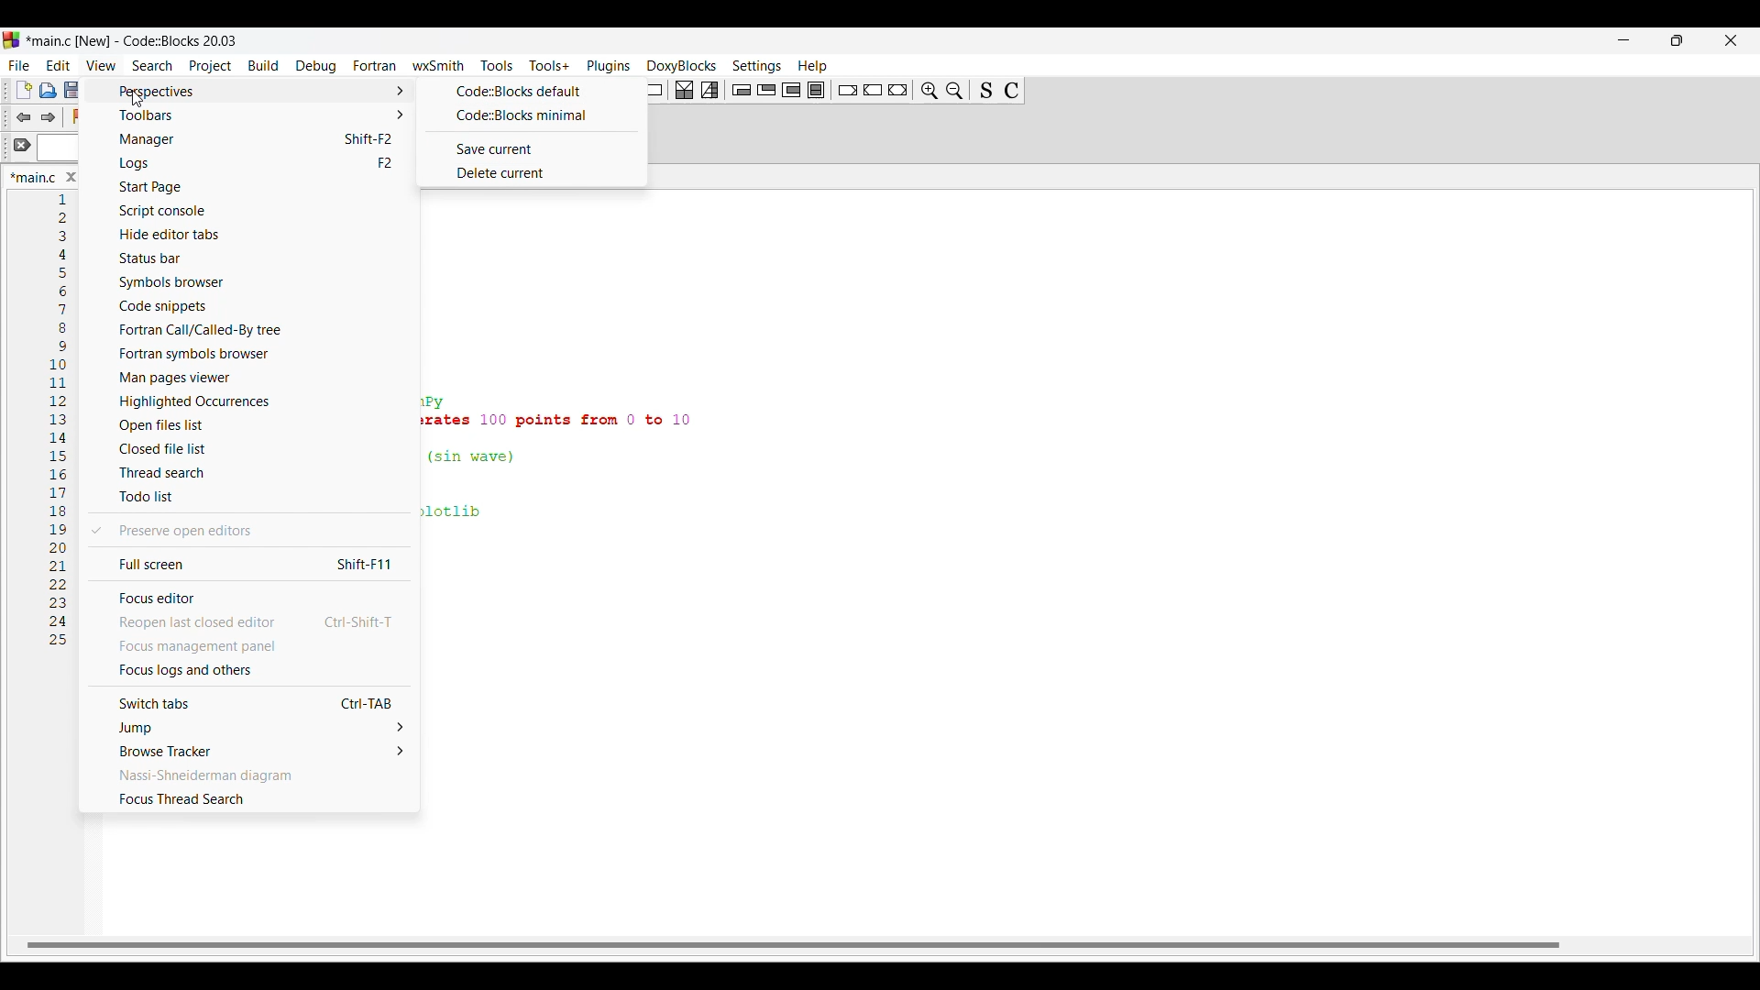 This screenshot has height=990, width=1760. I want to click on Settings menu, so click(757, 67).